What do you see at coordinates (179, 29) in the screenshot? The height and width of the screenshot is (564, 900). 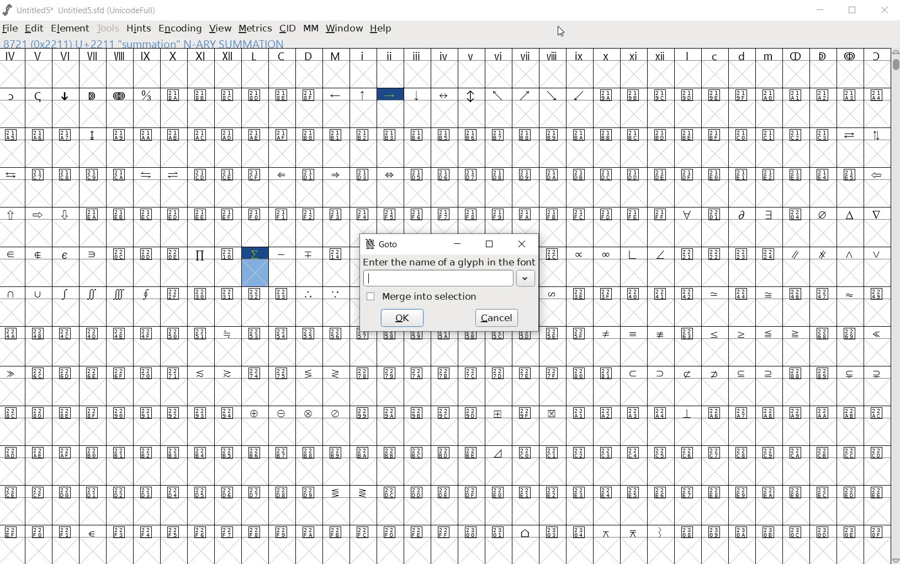 I see `ENCODING` at bounding box center [179, 29].